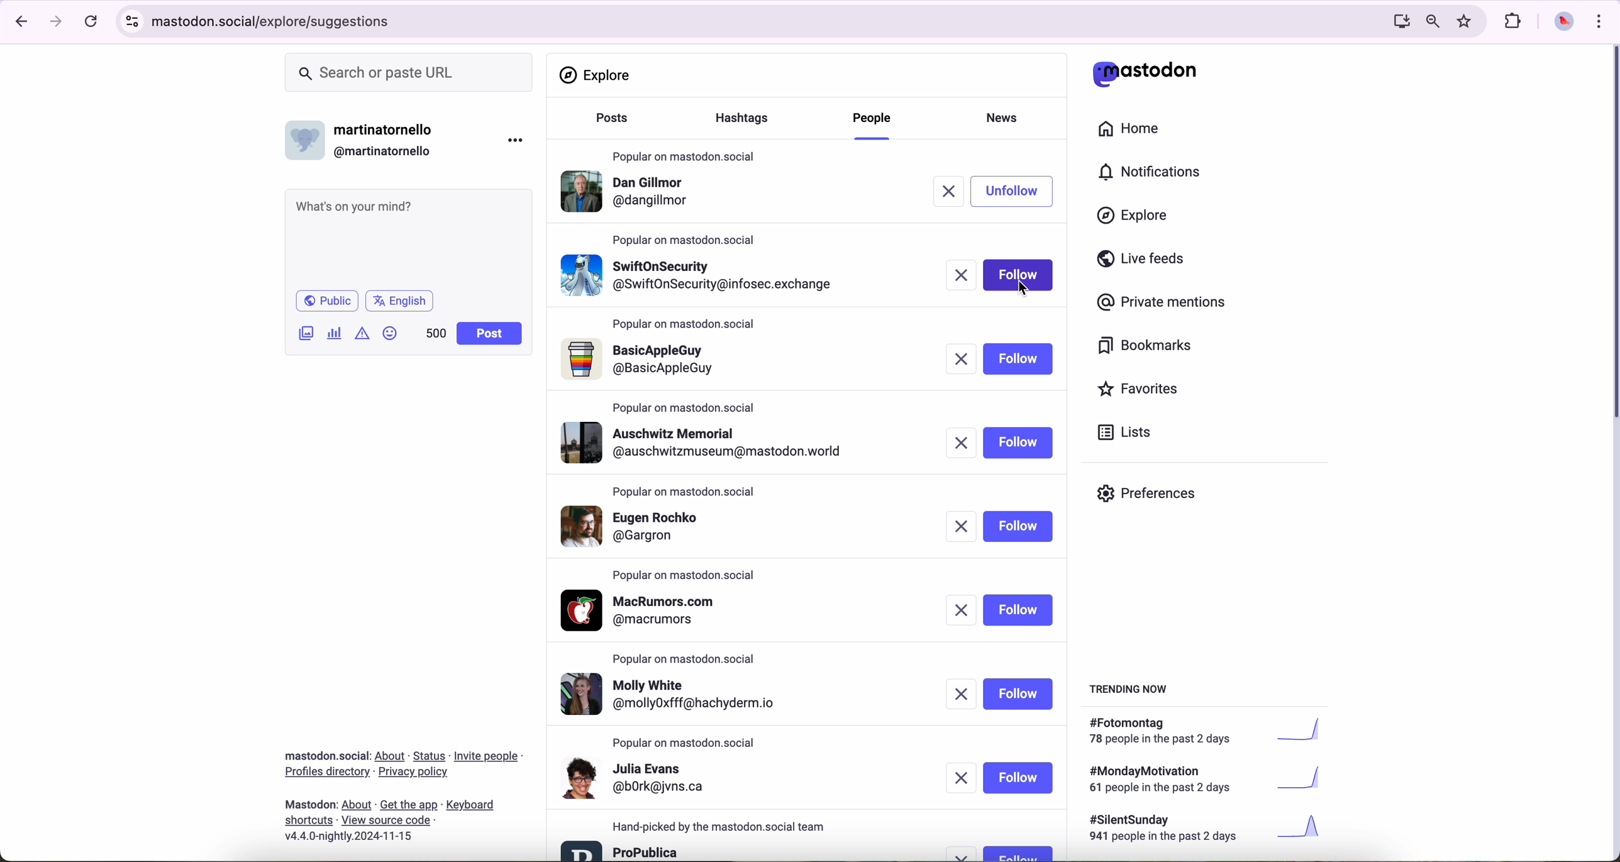 This screenshot has width=1620, height=862. What do you see at coordinates (961, 611) in the screenshot?
I see `remove` at bounding box center [961, 611].